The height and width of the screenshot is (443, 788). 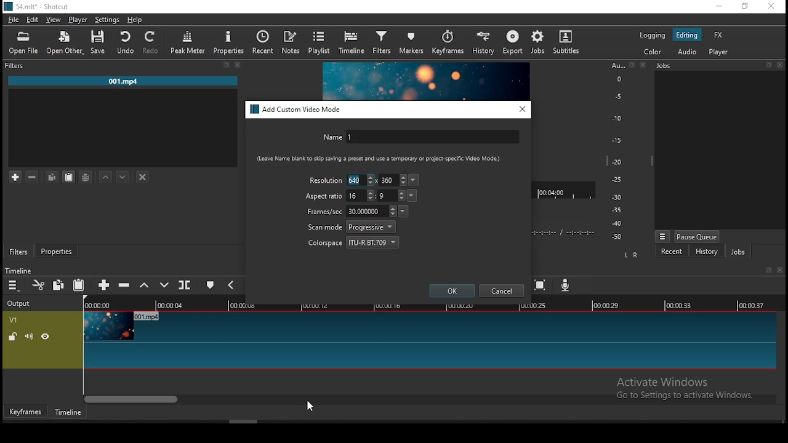 What do you see at coordinates (617, 95) in the screenshot?
I see `-5` at bounding box center [617, 95].